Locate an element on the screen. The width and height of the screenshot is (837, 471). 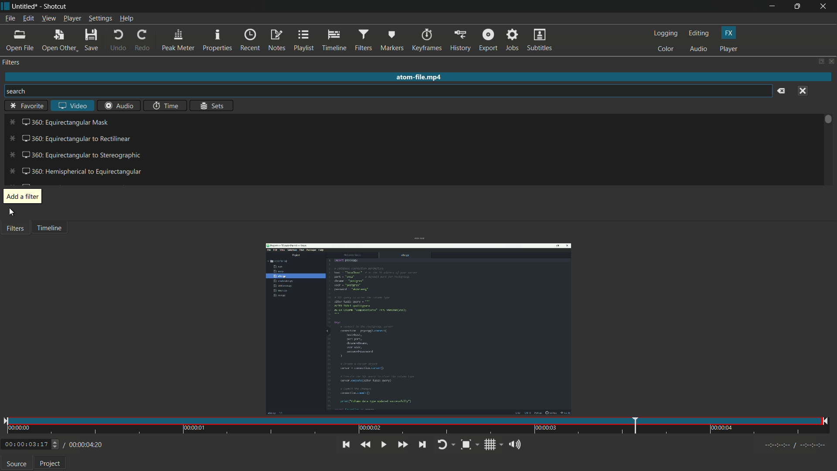
Project is located at coordinates (53, 463).